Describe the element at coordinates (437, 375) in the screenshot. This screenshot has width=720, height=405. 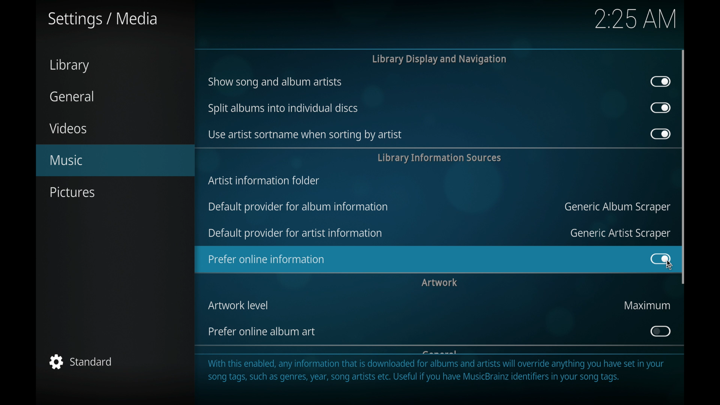
I see `With this enabled, any information that is downloaded for albums and artists will override anything you have set in your
song tags, such as genres, year, song artists etc. Useful if you have MusicBrainz identifiers in your song tags.` at that location.